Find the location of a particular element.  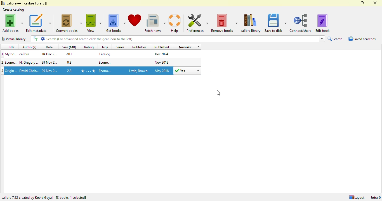

author(s) is located at coordinates (30, 47).